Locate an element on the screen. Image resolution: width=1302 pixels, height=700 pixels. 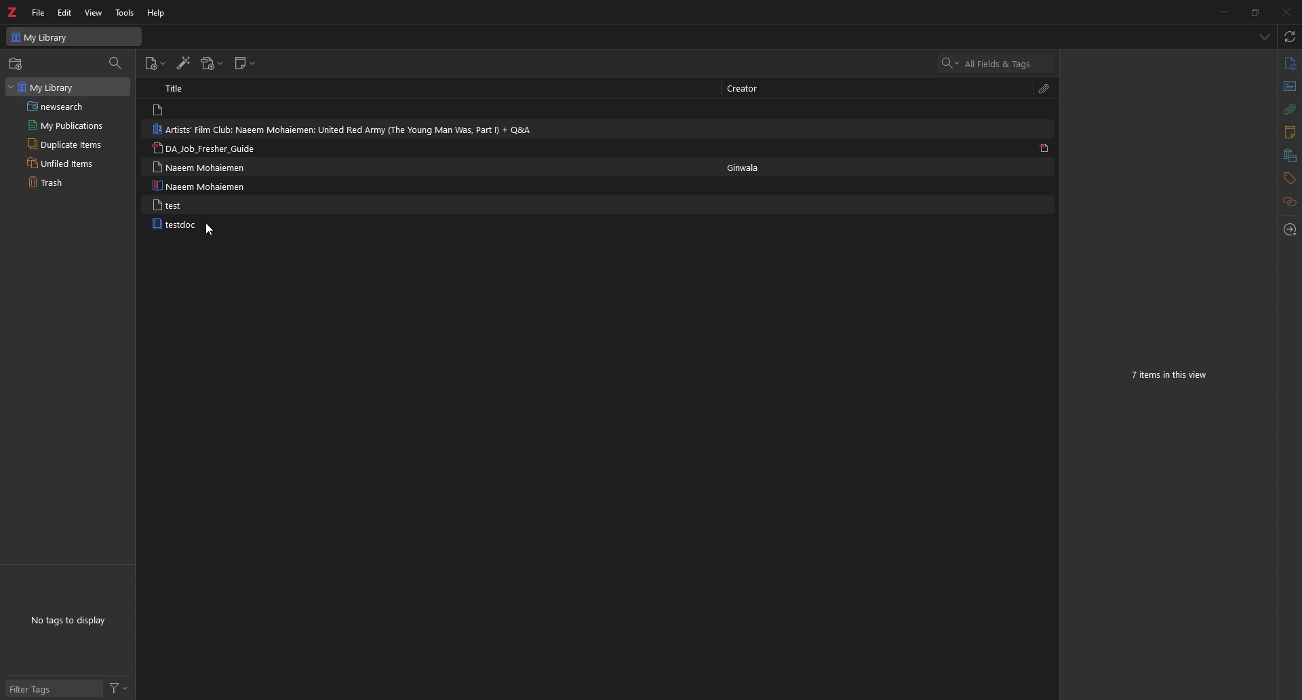
testdoc is located at coordinates (173, 224).